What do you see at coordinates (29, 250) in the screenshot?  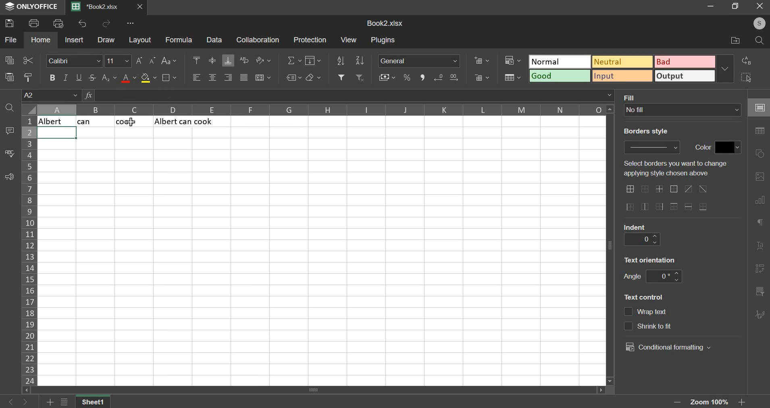 I see `column` at bounding box center [29, 250].